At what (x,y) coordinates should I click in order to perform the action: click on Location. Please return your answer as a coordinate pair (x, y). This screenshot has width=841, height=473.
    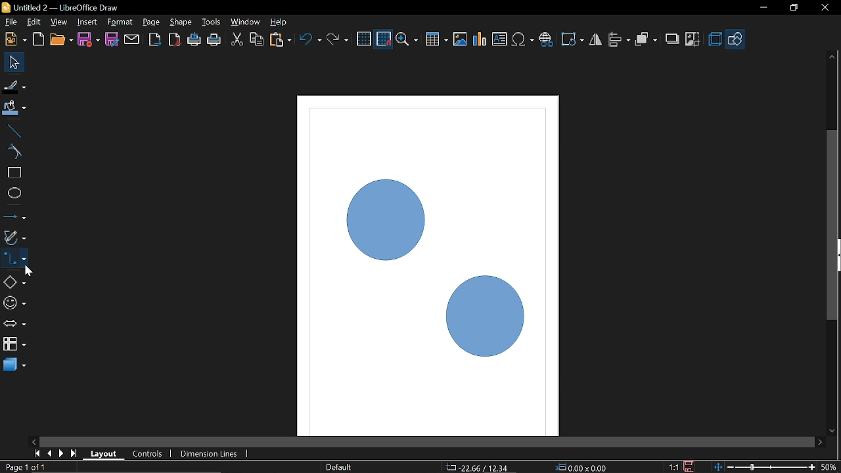
    Looking at the image, I should click on (583, 467).